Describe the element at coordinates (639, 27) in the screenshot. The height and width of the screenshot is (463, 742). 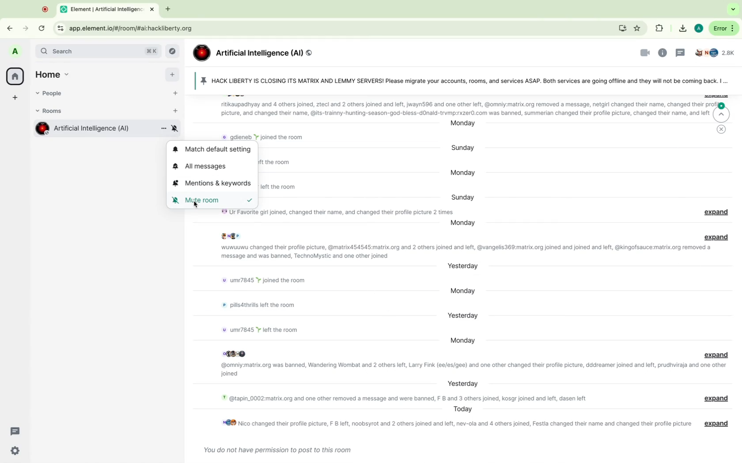
I see `favorites` at that location.